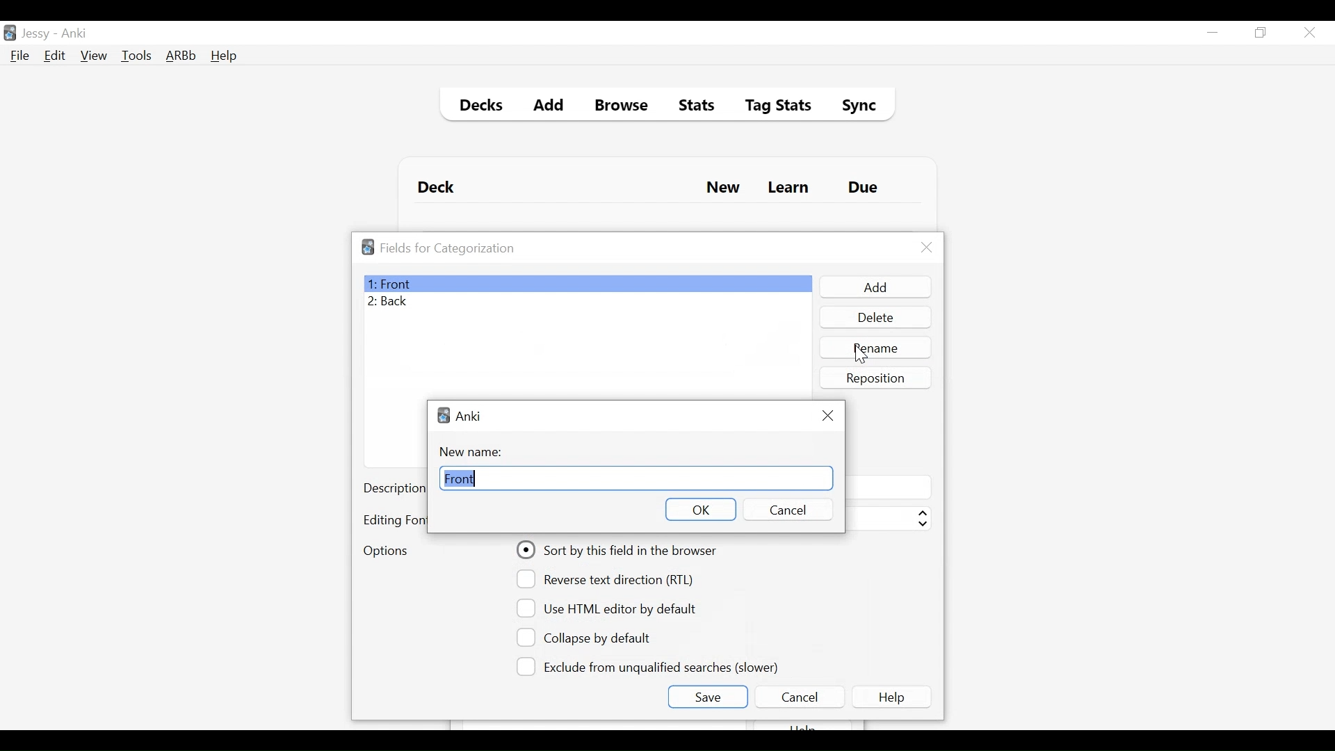 The height and width of the screenshot is (751, 1335). What do you see at coordinates (707, 697) in the screenshot?
I see `Save` at bounding box center [707, 697].